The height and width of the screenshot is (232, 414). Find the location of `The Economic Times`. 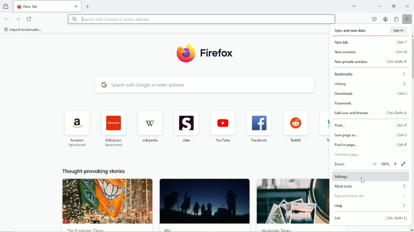

The Economic Times is located at coordinates (85, 230).